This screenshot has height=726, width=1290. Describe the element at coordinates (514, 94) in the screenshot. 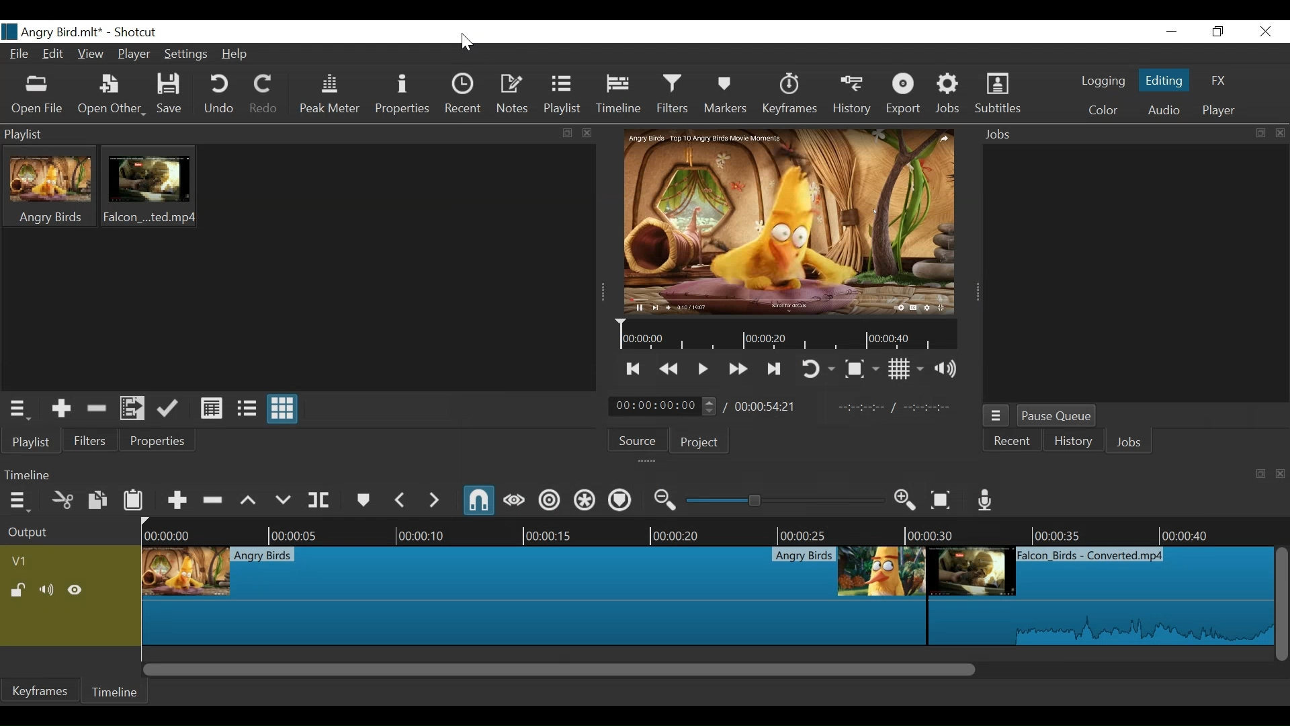

I see `Notes` at that location.